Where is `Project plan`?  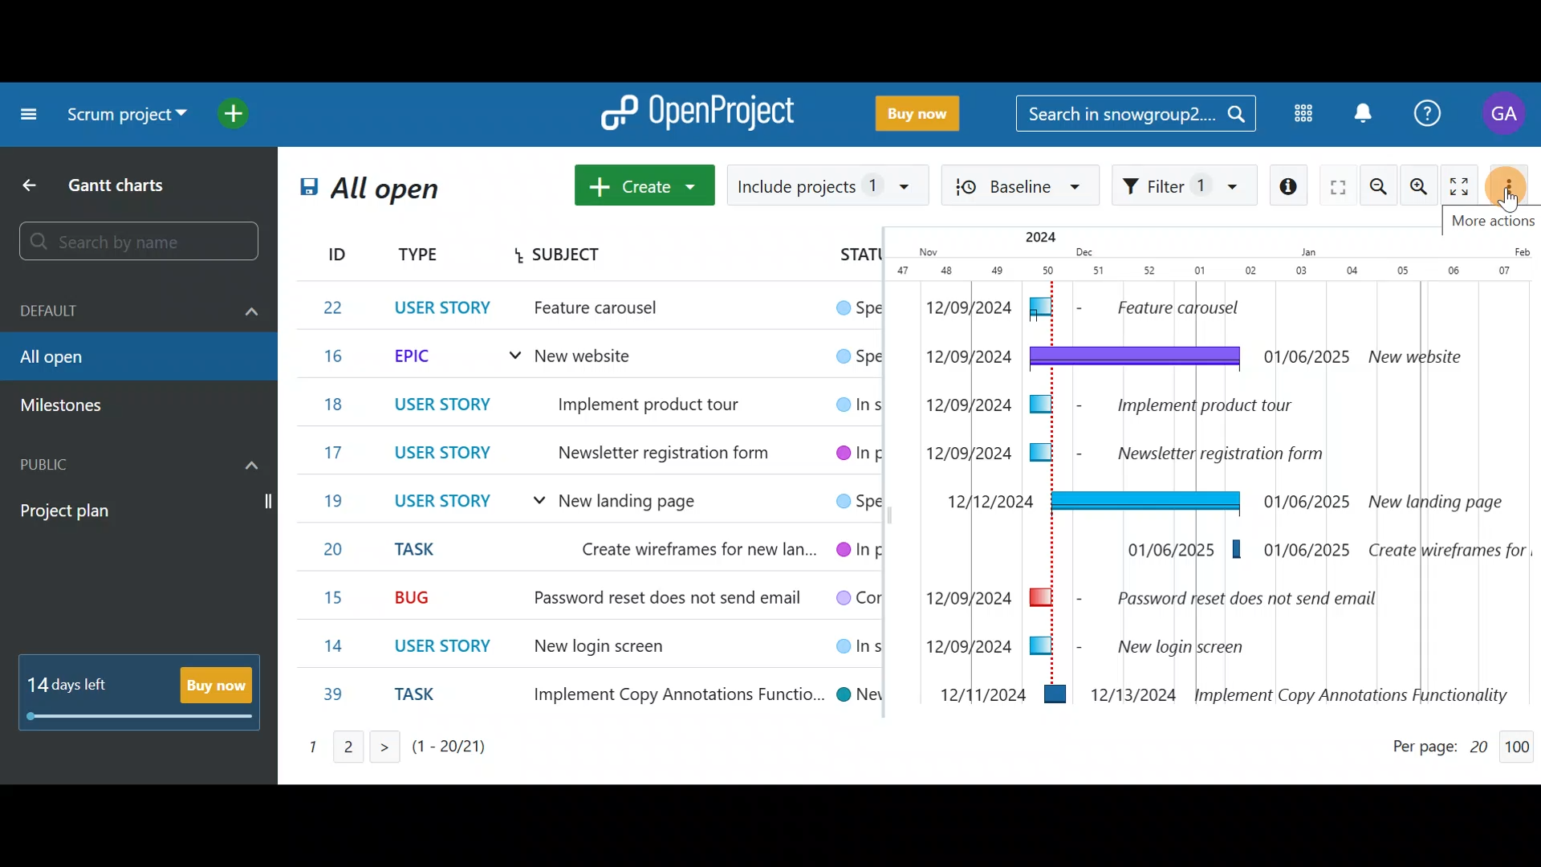
Project plan is located at coordinates (140, 511).